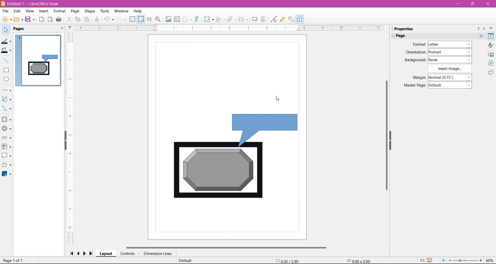  What do you see at coordinates (185, 261) in the screenshot?
I see `Default` at bounding box center [185, 261].